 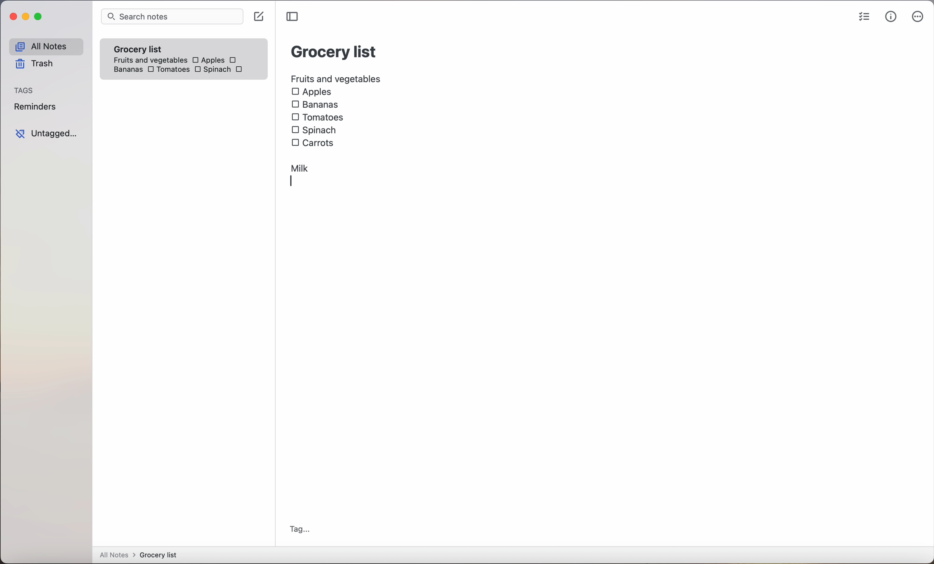 I want to click on carrots, so click(x=241, y=70).